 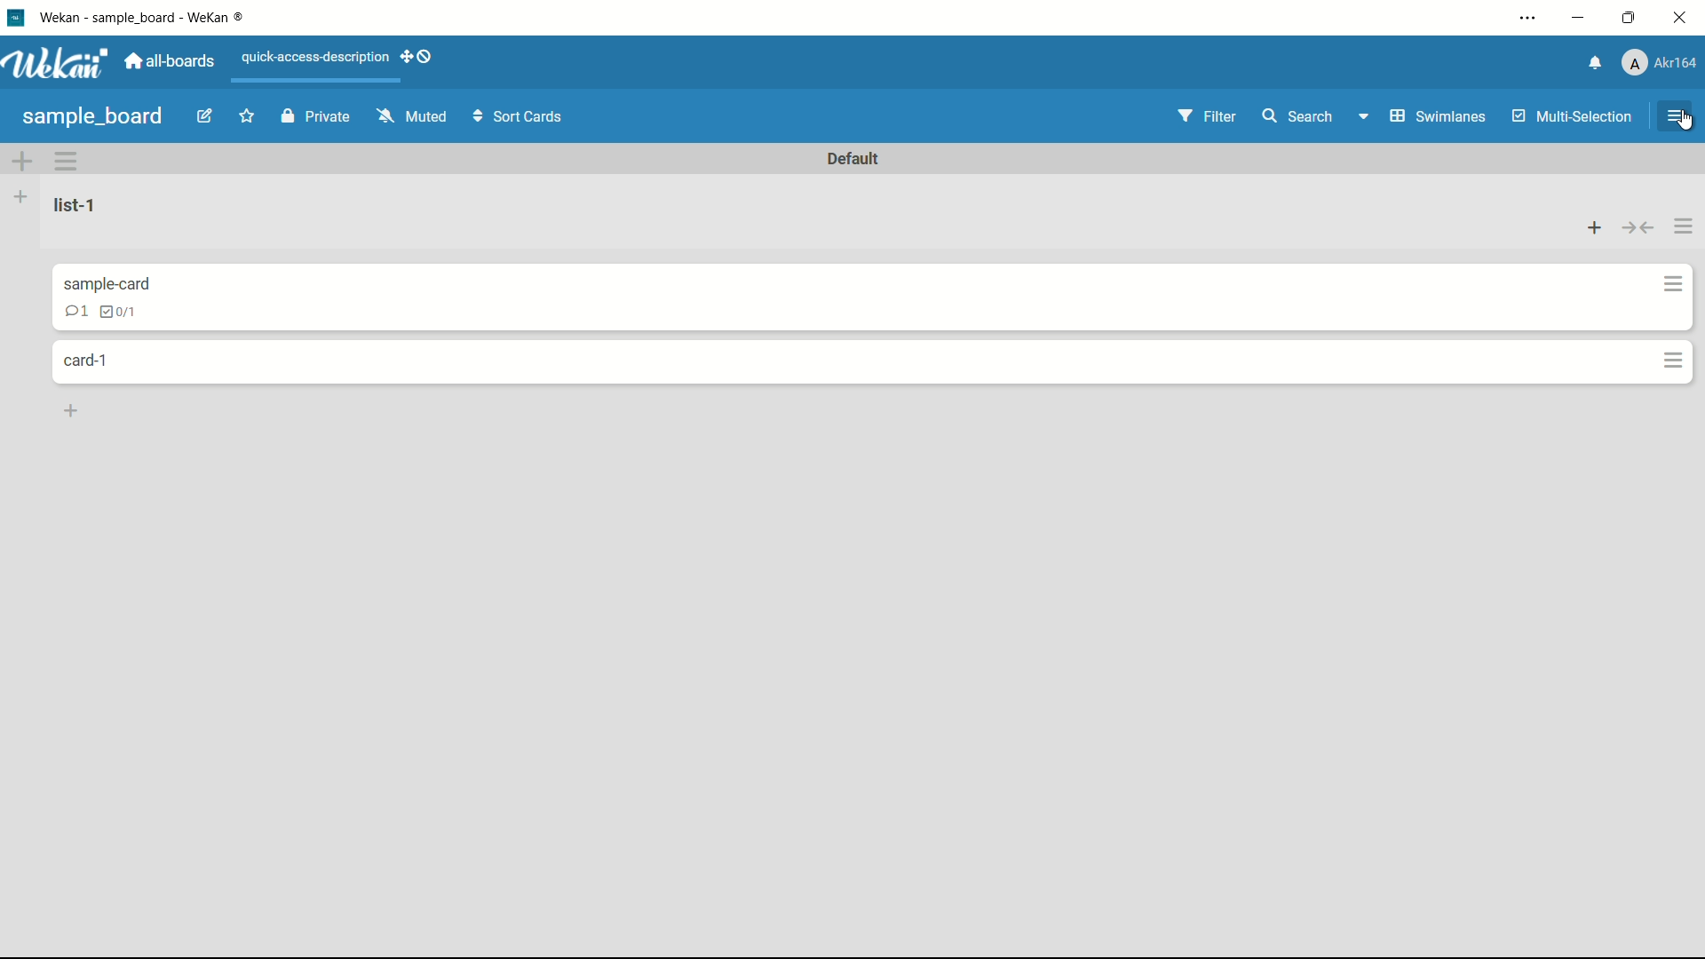 I want to click on search, so click(x=1299, y=117).